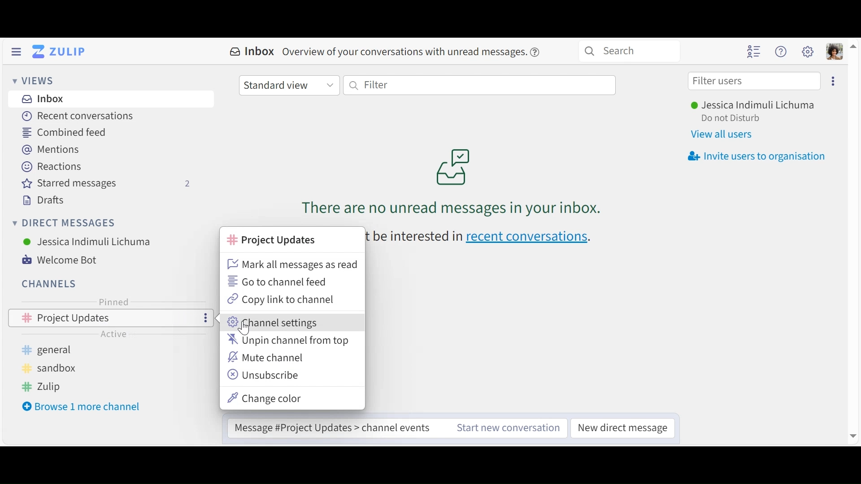 This screenshot has height=484, width=861. I want to click on Mute channel, so click(268, 357).